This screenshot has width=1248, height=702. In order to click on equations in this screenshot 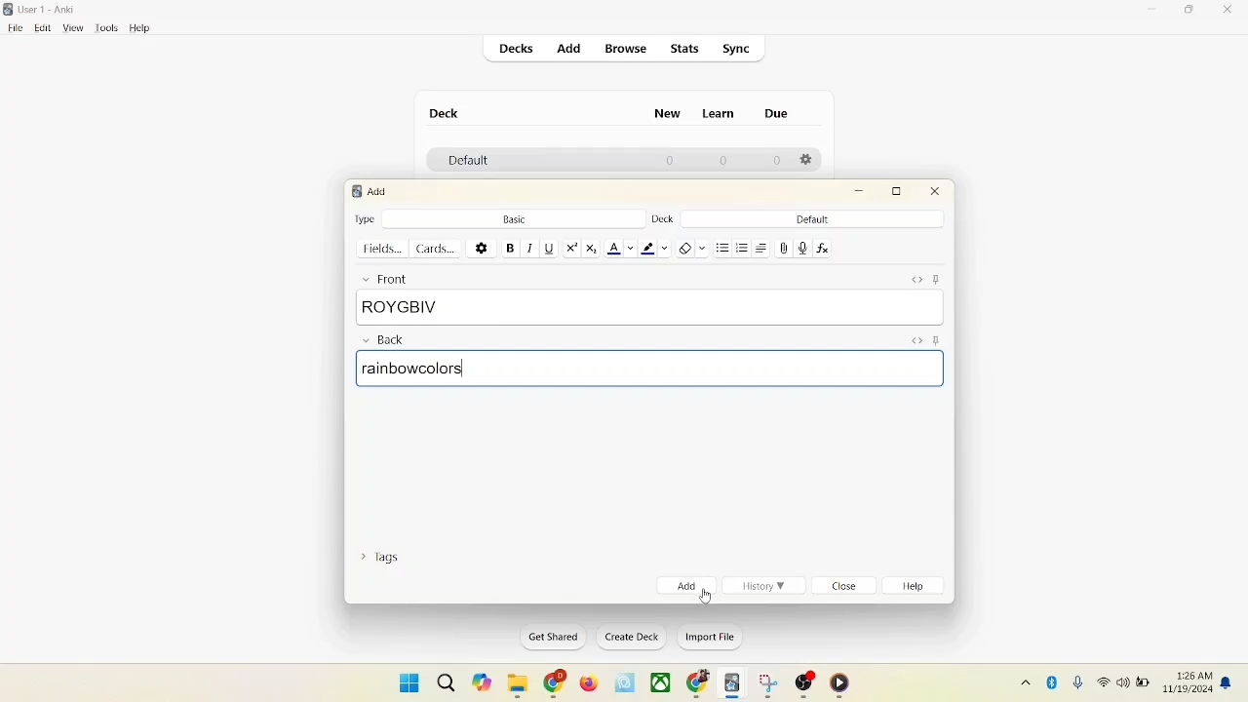, I will do `click(822, 249)`.